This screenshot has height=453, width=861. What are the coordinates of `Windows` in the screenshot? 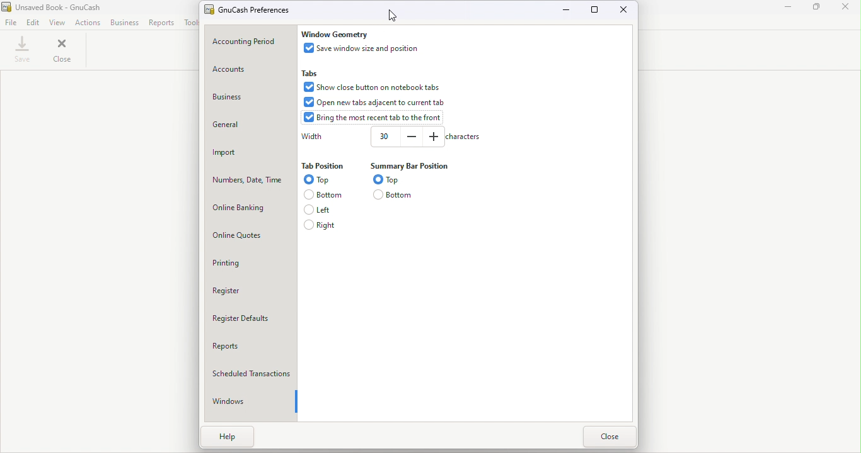 It's located at (248, 401).